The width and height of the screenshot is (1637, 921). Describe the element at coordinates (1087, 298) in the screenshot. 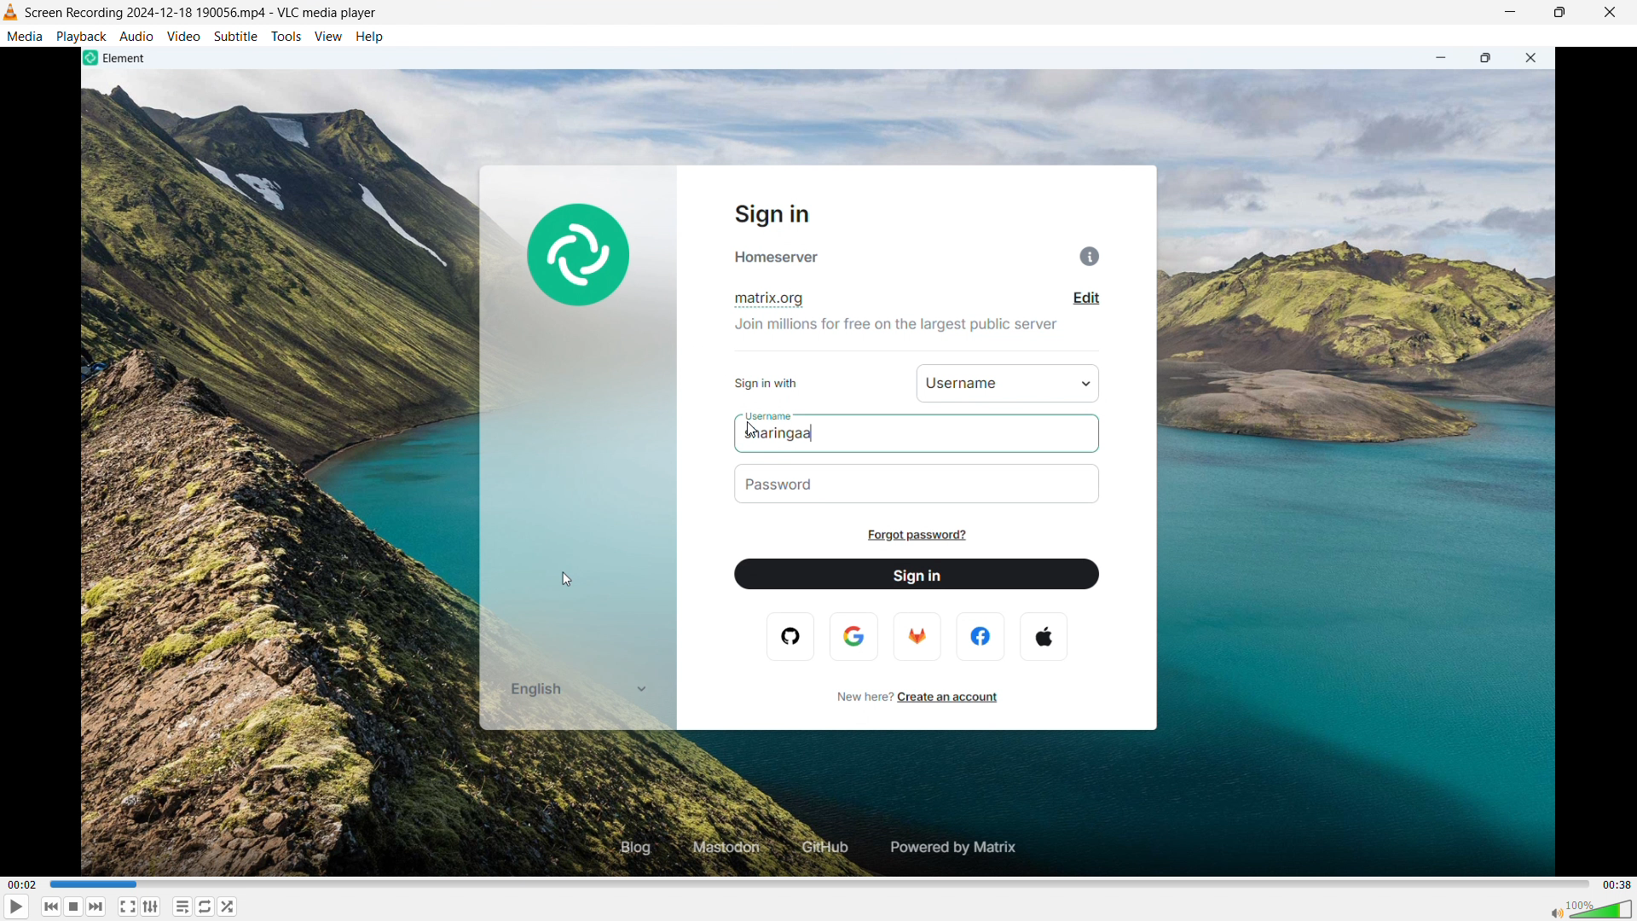

I see `edit` at that location.